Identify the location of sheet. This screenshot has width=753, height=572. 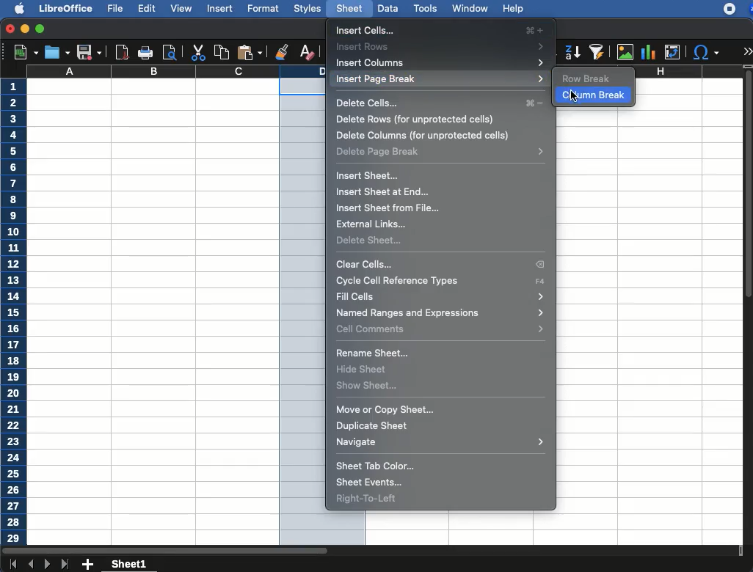
(349, 9).